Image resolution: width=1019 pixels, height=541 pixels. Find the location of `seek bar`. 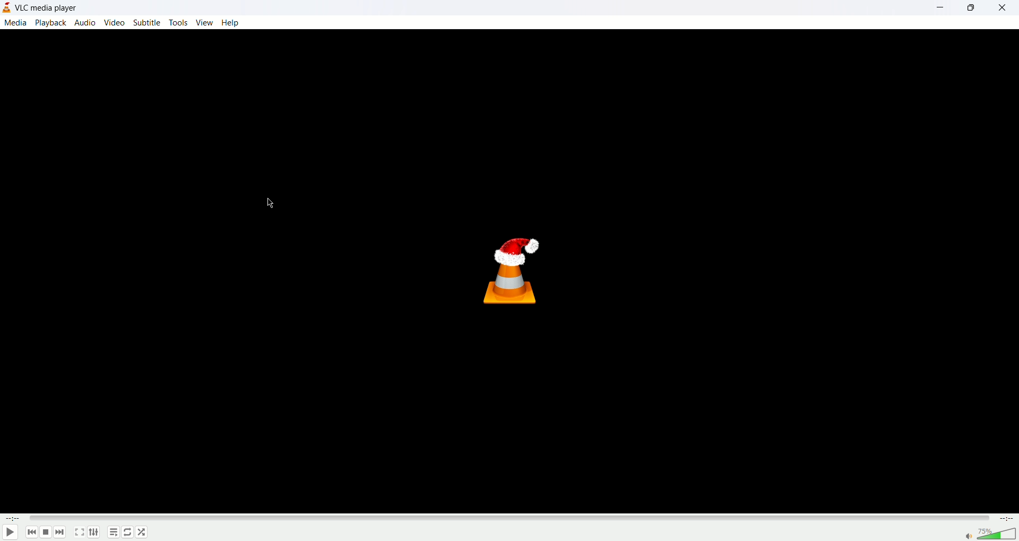

seek bar is located at coordinates (509, 518).